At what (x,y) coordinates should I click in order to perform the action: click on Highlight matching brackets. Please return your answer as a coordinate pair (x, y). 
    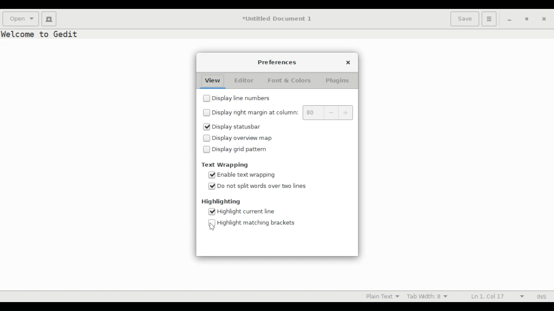
    Looking at the image, I should click on (257, 222).